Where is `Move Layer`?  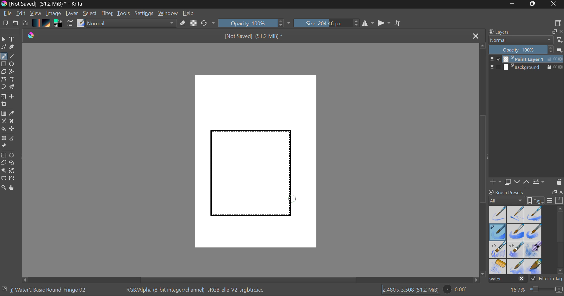 Move Layer is located at coordinates (12, 96).